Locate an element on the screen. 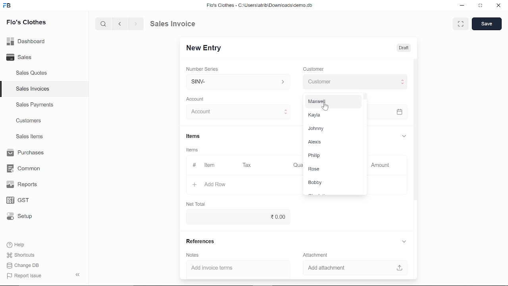  restore down is located at coordinates (481, 6).